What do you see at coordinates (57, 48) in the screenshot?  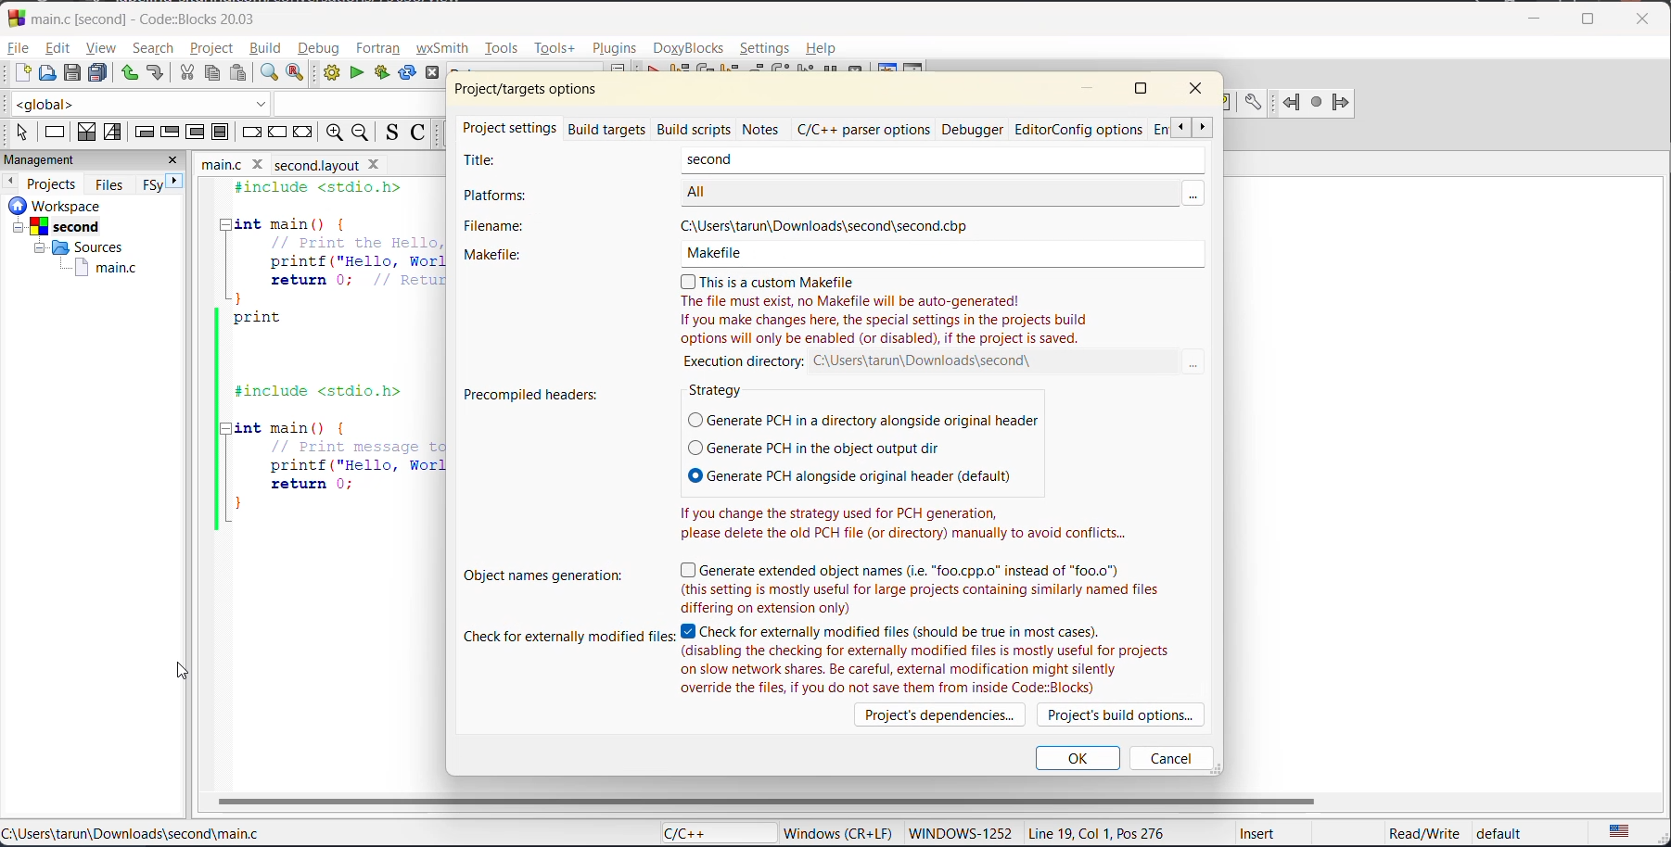 I see `edit` at bounding box center [57, 48].